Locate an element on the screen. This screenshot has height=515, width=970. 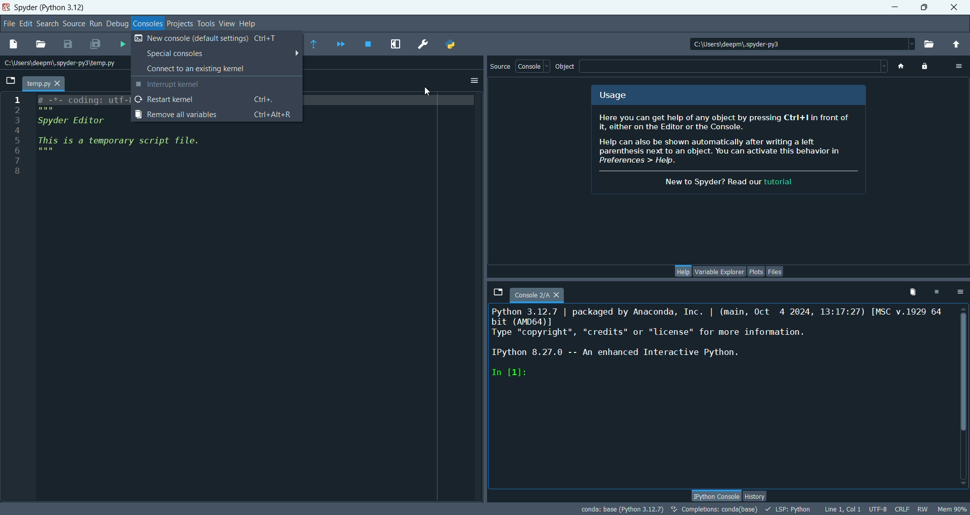
parent directory is located at coordinates (956, 45).